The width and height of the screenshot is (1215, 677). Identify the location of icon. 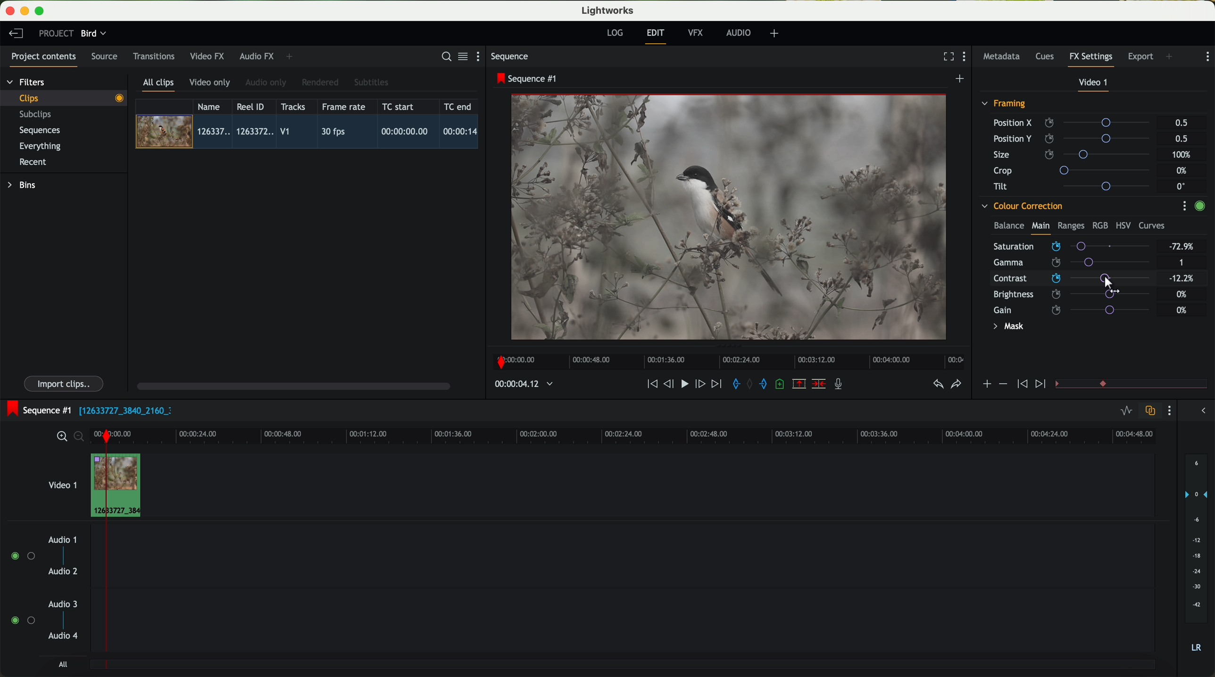
(986, 385).